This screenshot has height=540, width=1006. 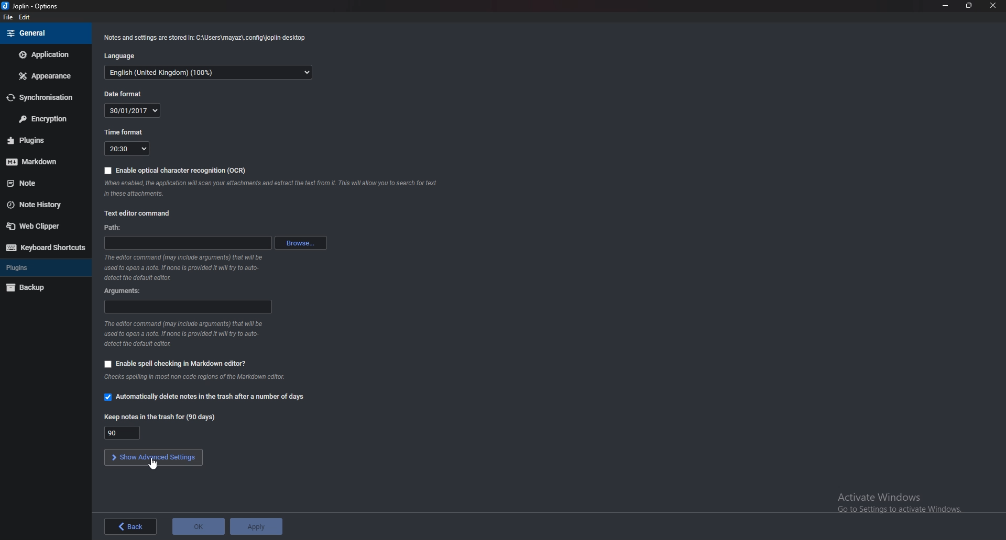 I want to click on Appearance, so click(x=45, y=76).